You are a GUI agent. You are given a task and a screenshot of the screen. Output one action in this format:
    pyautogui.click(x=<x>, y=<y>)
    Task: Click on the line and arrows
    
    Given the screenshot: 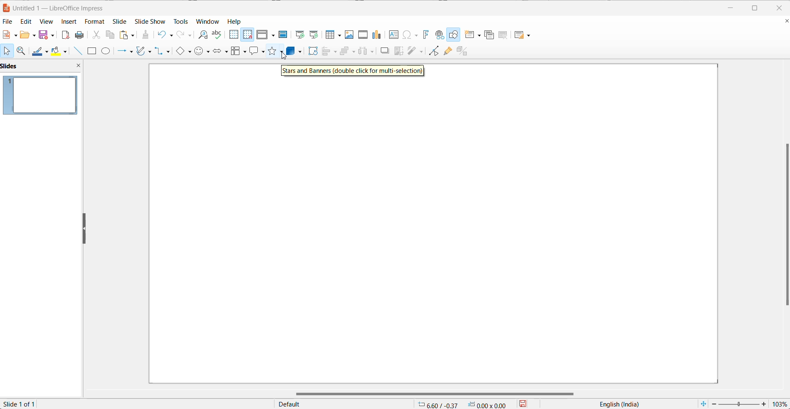 What is the action you would take?
    pyautogui.click(x=124, y=52)
    